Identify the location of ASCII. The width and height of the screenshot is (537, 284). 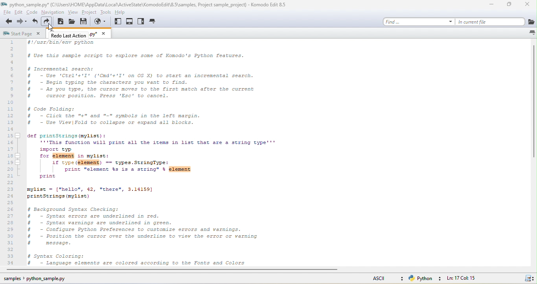
(375, 279).